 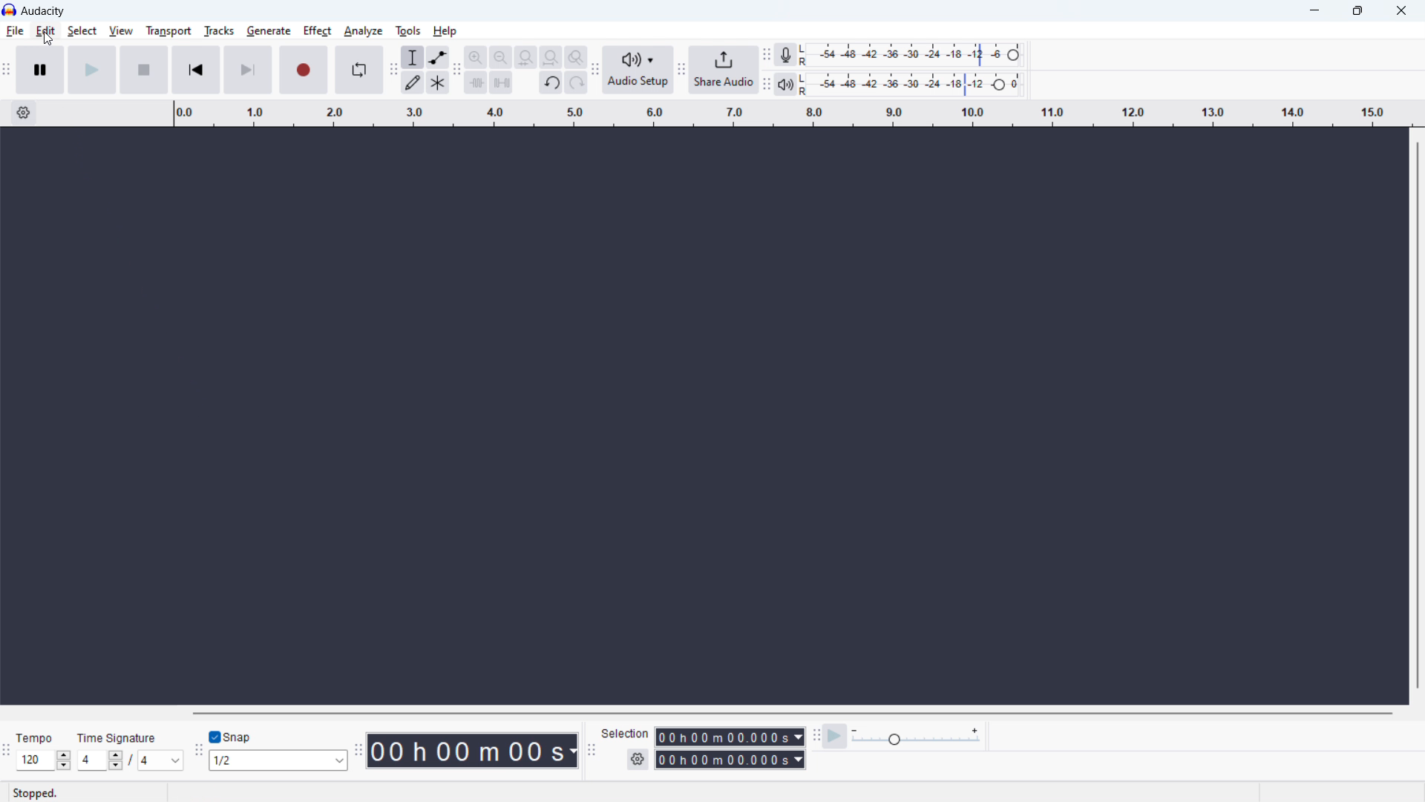 What do you see at coordinates (22, 114) in the screenshot?
I see `timeline settings` at bounding box center [22, 114].